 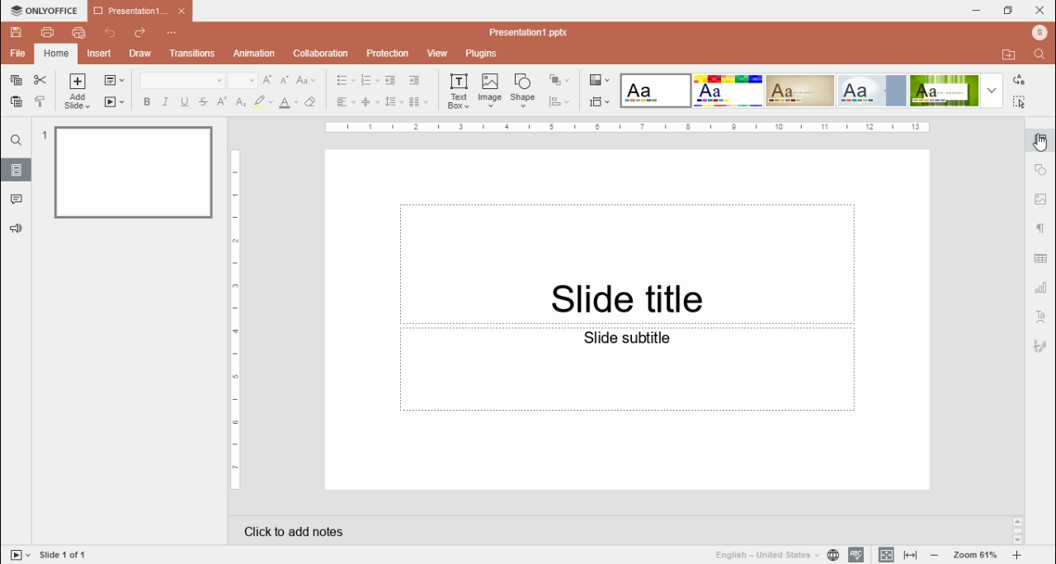 I want to click on profile, so click(x=1039, y=34).